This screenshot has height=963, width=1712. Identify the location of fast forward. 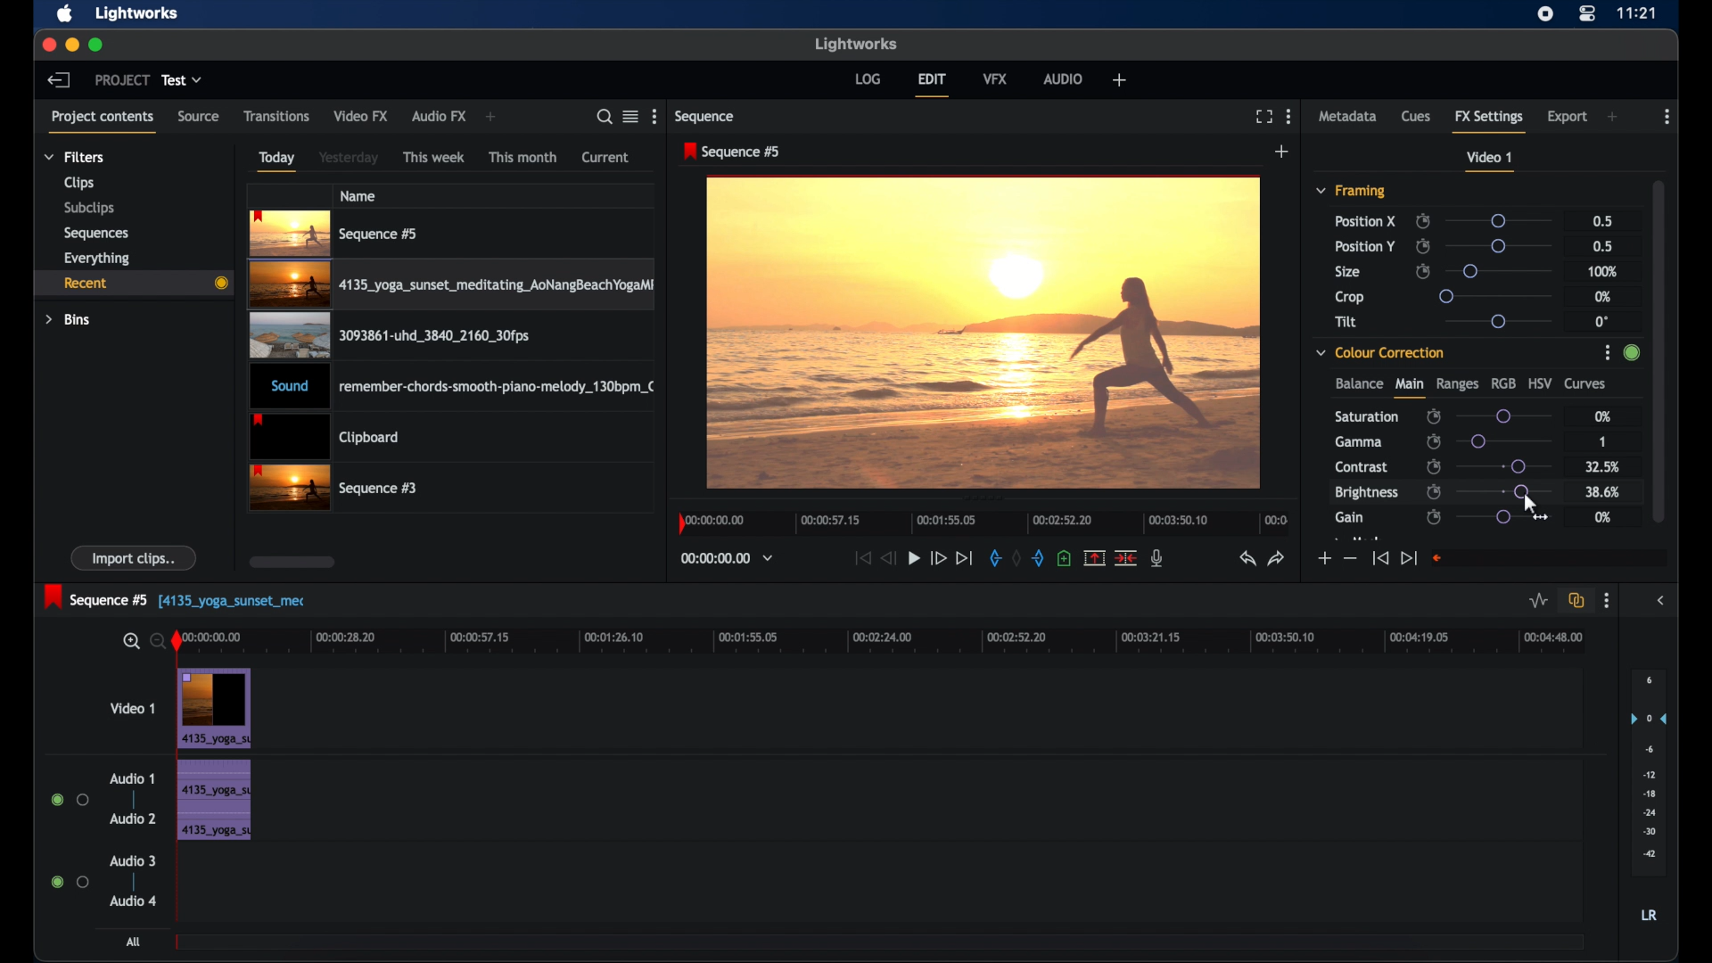
(937, 557).